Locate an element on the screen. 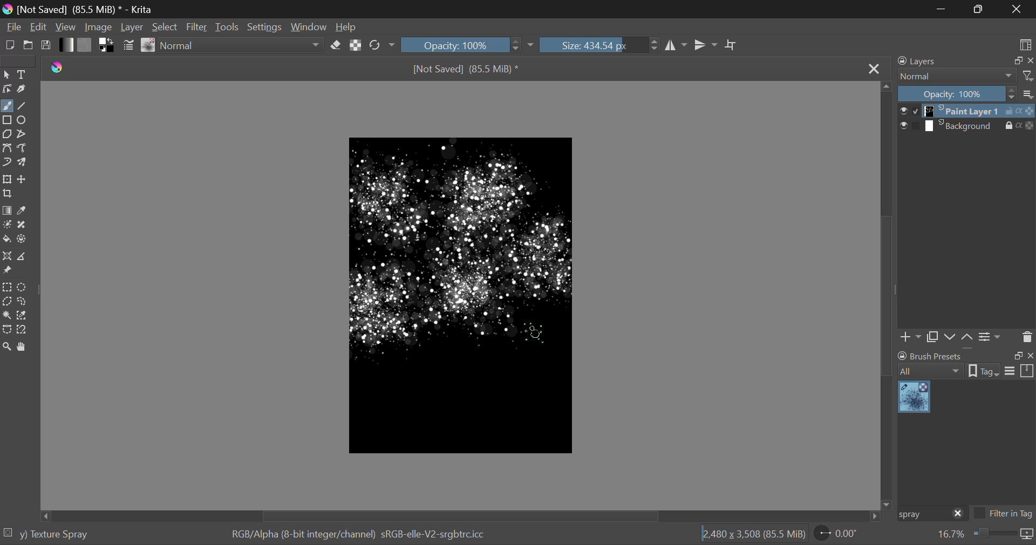 The height and width of the screenshot is (545, 1036). Tools is located at coordinates (229, 26).